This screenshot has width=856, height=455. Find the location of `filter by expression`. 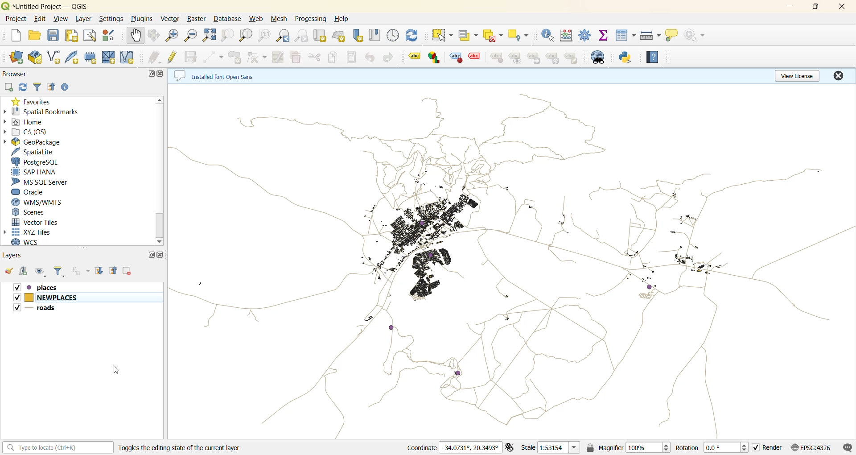

filter by expression is located at coordinates (80, 272).